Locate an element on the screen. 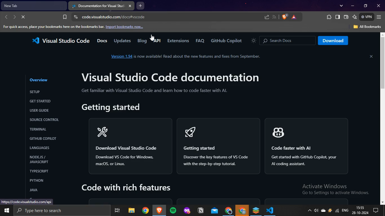 This screenshot has height=216, width=385. minimize is located at coordinates (352, 6).